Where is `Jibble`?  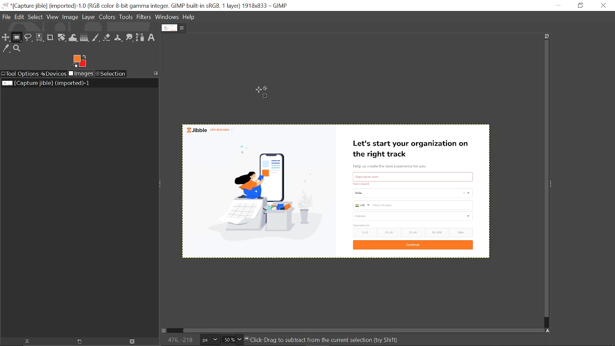
Jibble is located at coordinates (212, 130).